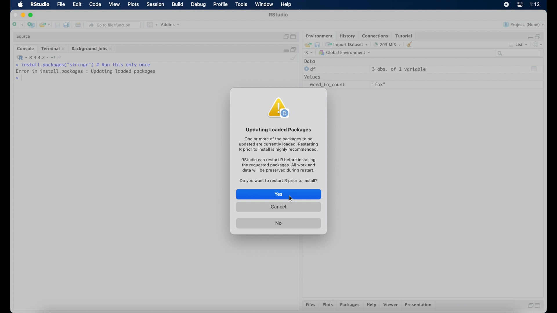 Image resolution: width=557 pixels, height=313 pixels. Describe the element at coordinates (529, 305) in the screenshot. I see `restore down` at that location.